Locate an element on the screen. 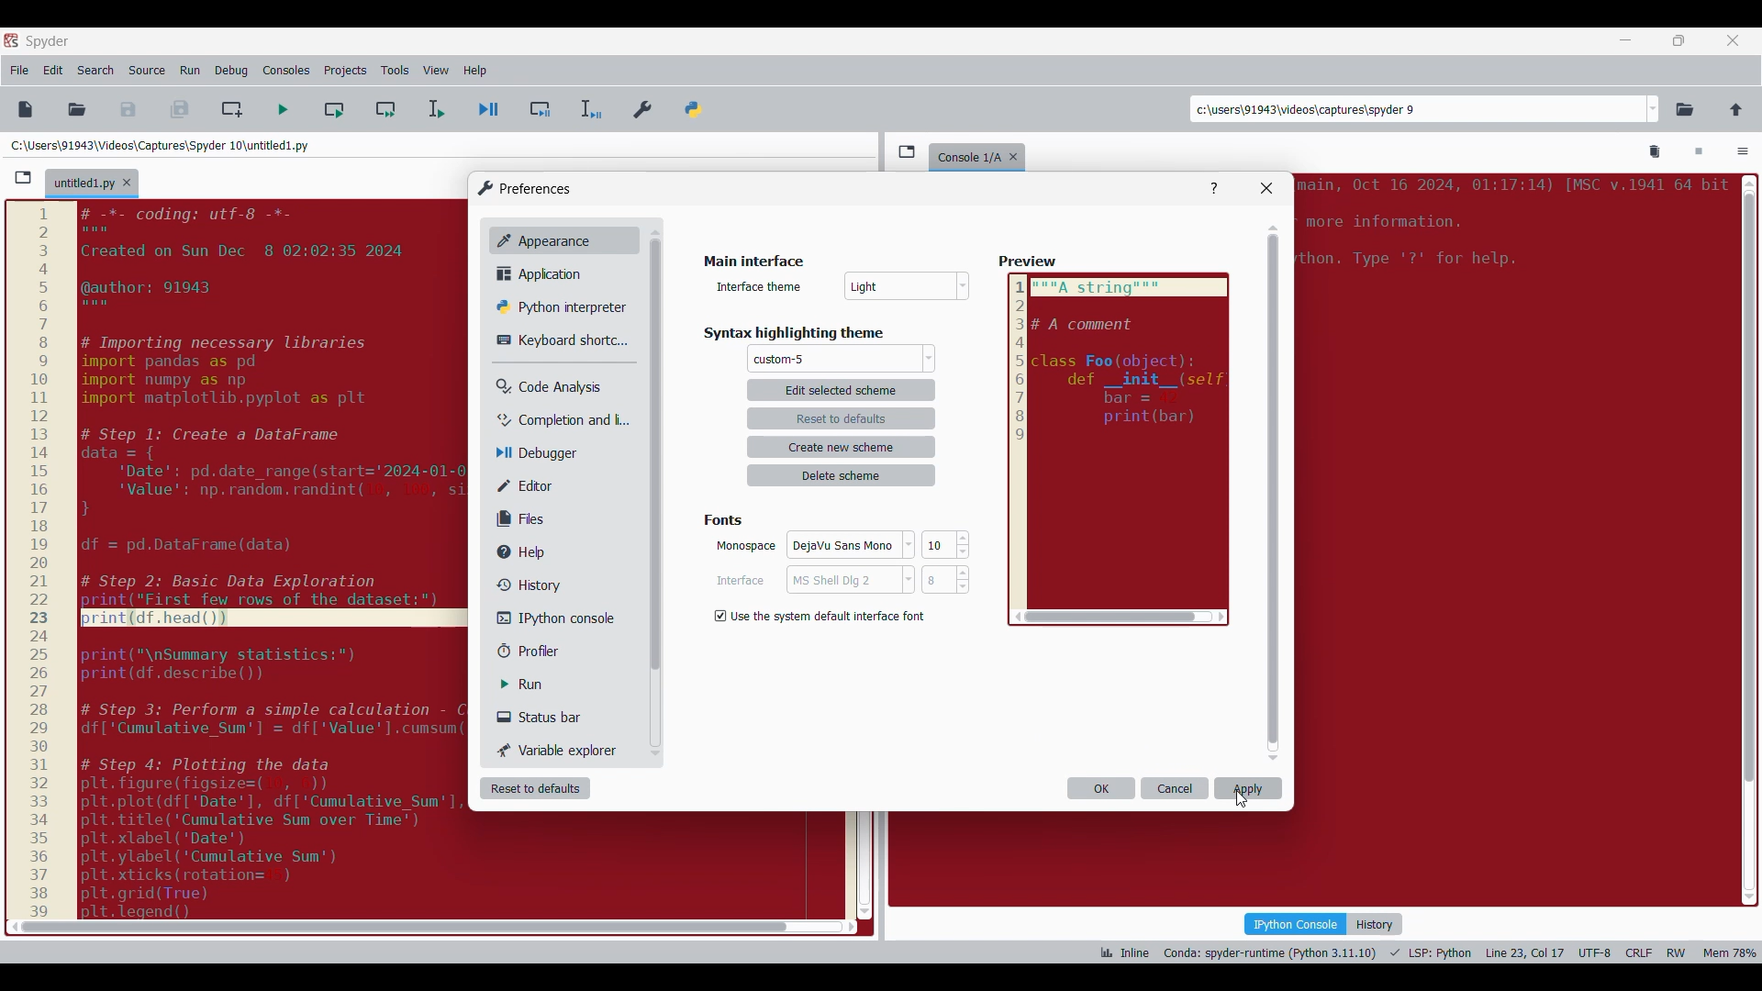  Setting options under Background is located at coordinates (824, 614).